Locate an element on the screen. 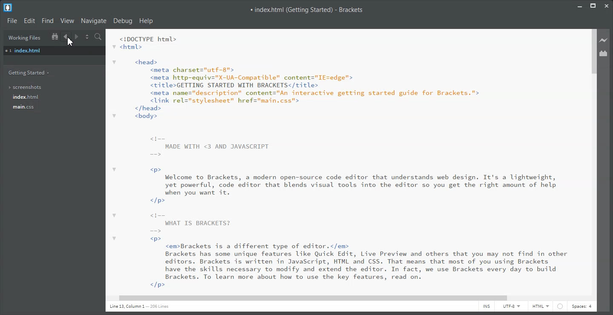 The image size is (613, 315). Show in the file Tree is located at coordinates (54, 36).